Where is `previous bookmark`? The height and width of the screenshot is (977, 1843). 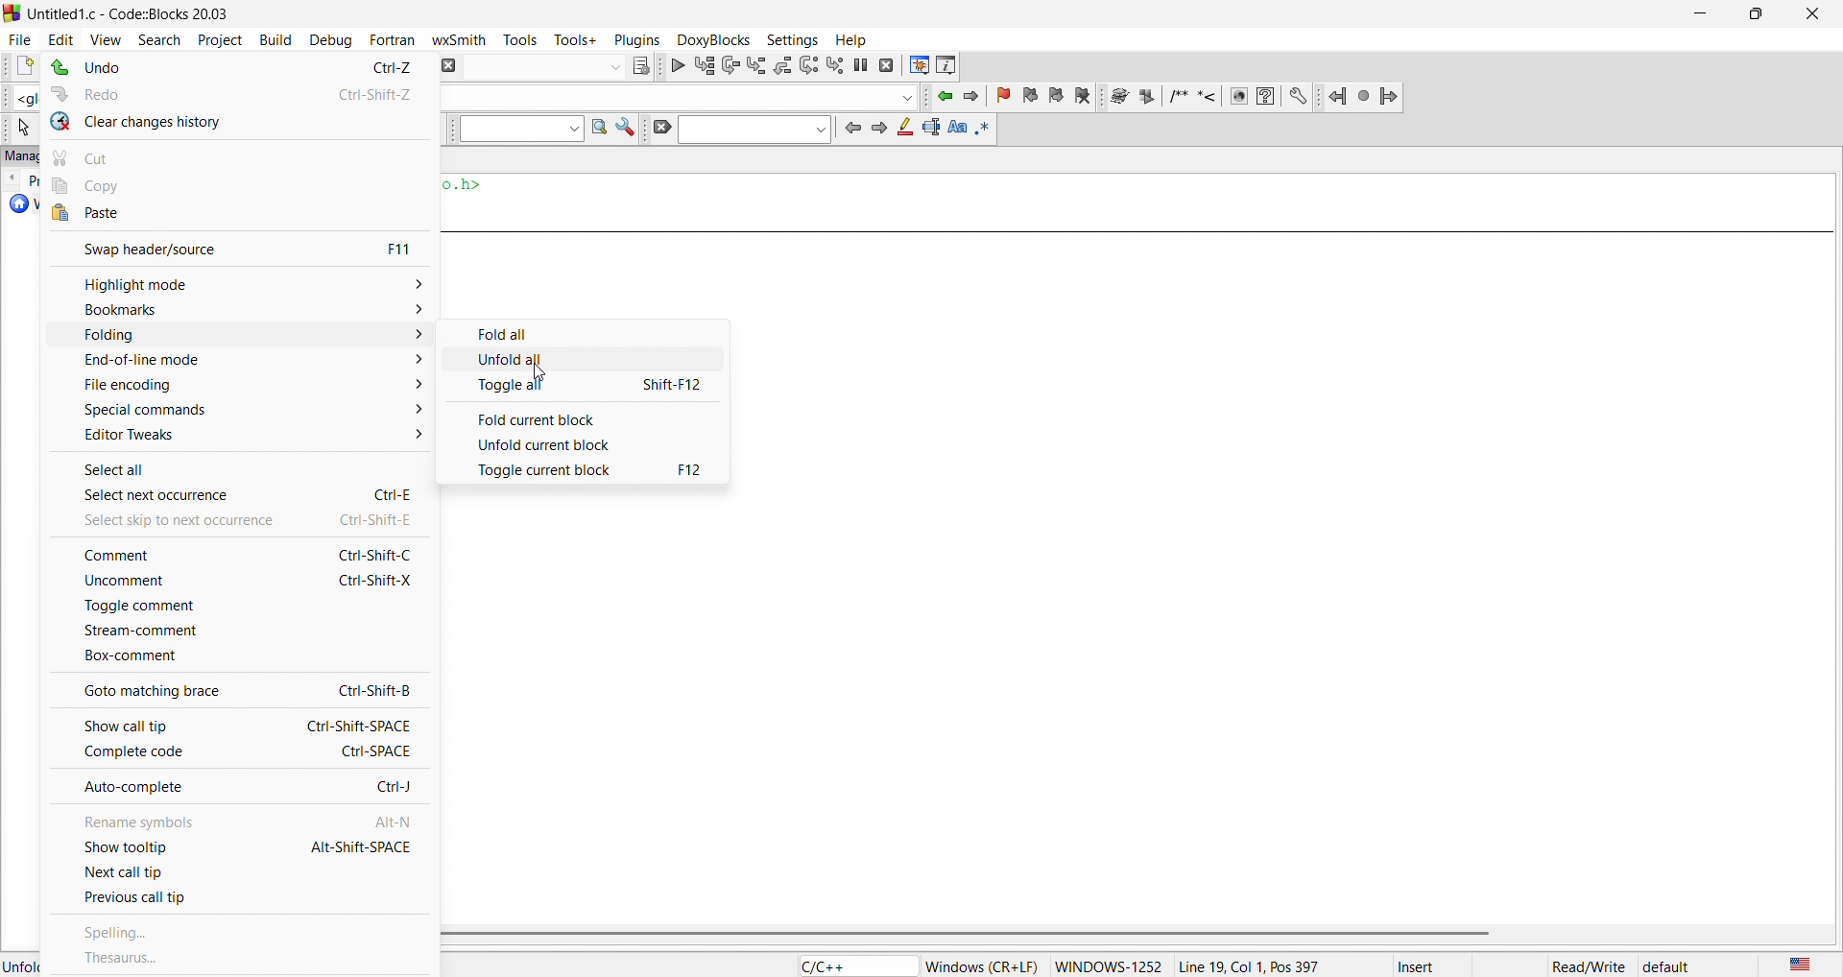
previous bookmark is located at coordinates (1033, 93).